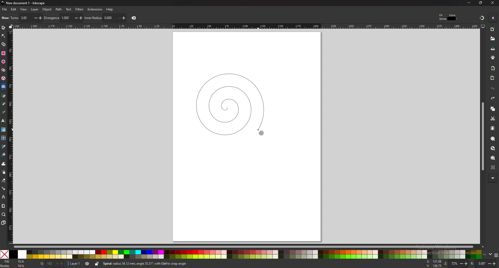 This screenshot has height=268, width=499. I want to click on Stroke: 1, so click(449, 19).